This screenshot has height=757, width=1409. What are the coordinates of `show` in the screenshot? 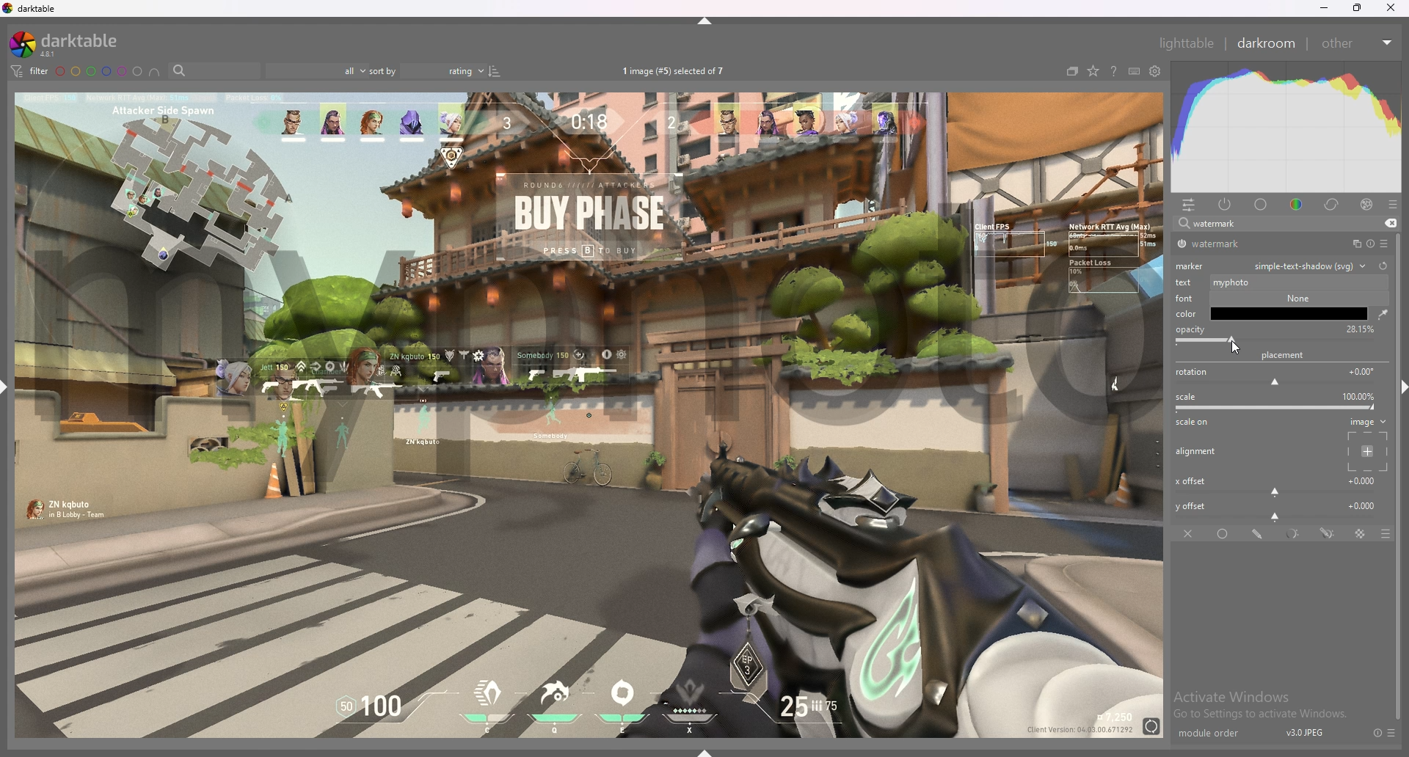 It's located at (710, 749).